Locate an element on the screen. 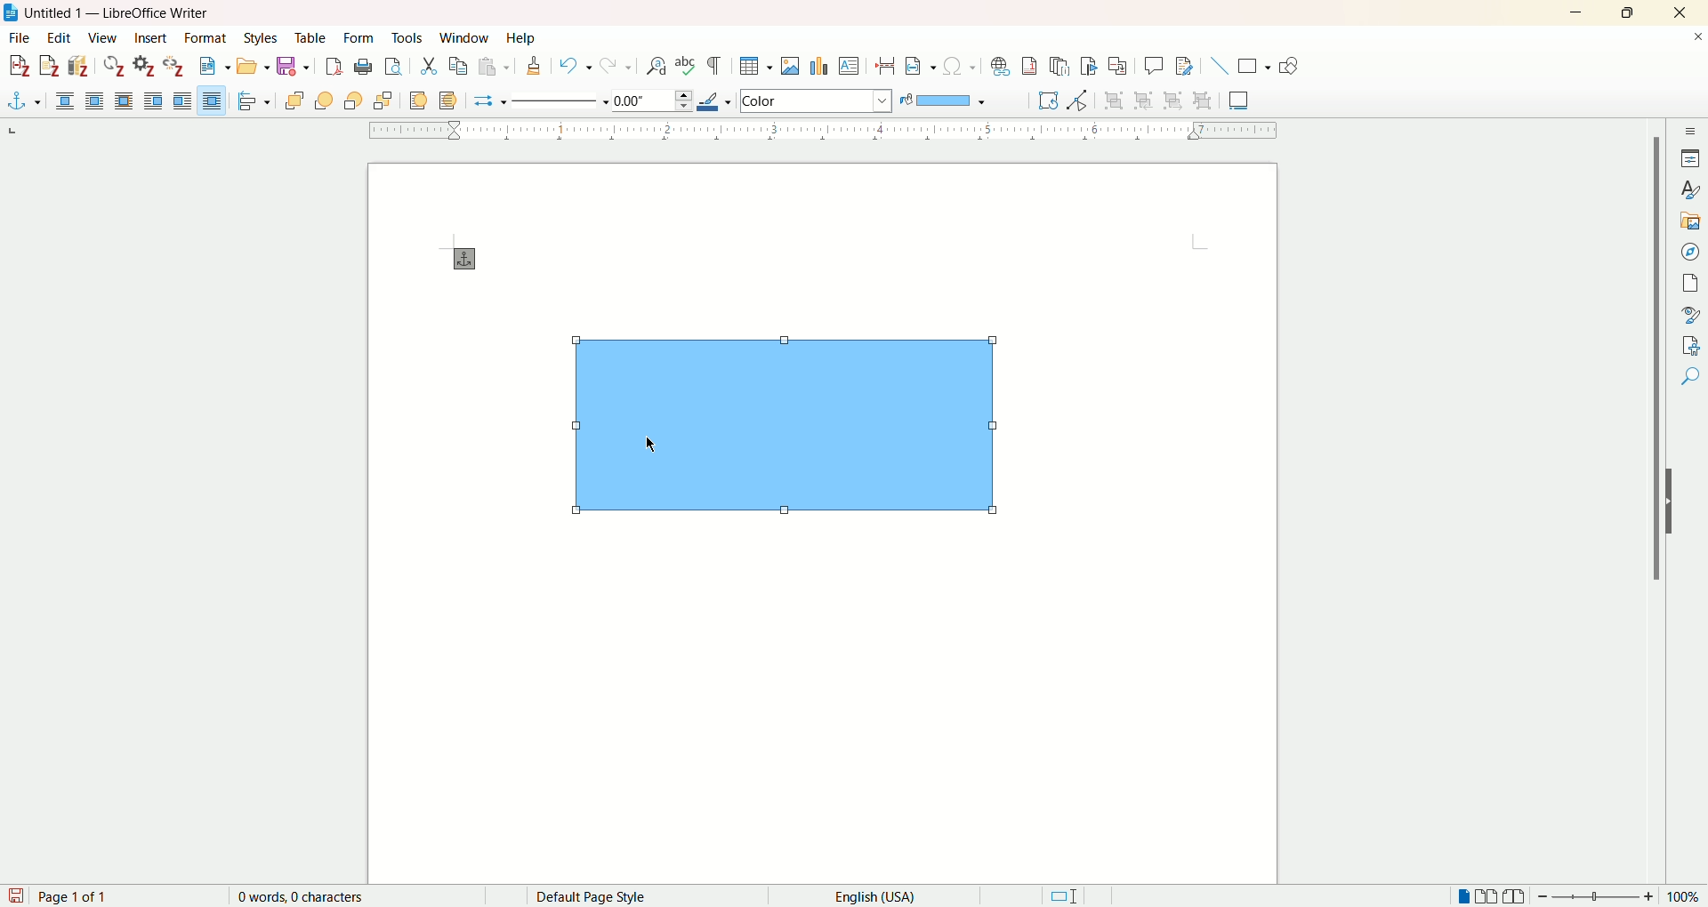 Image resolution: width=1708 pixels, height=907 pixels. exit group is located at coordinates (1172, 102).